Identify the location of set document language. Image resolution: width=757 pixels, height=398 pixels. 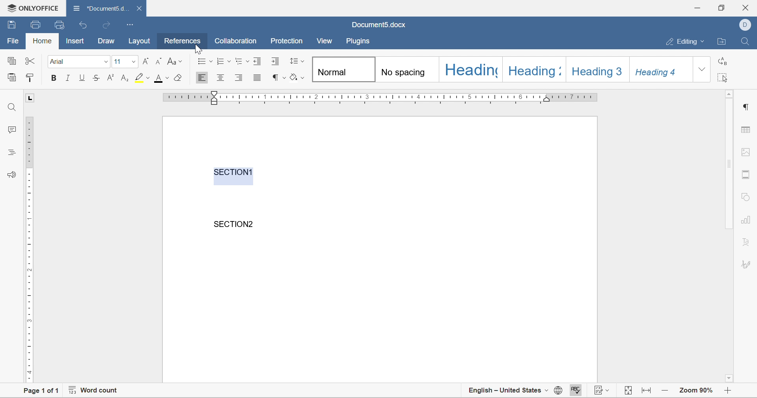
(558, 392).